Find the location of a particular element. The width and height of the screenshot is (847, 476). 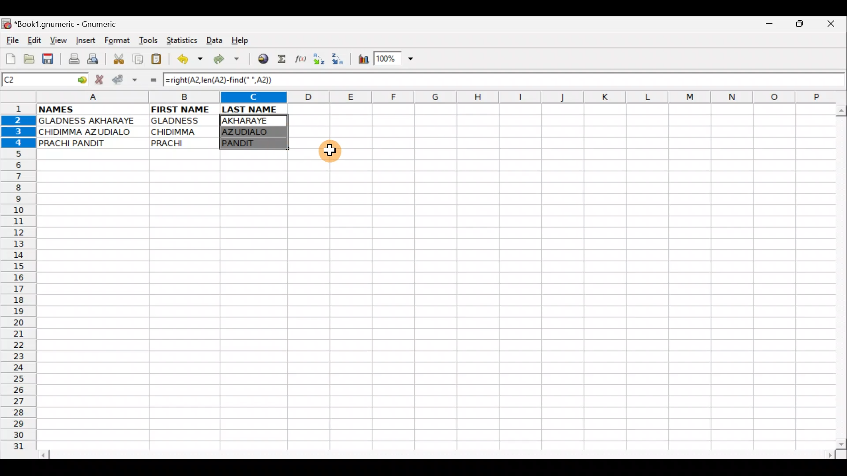

PANDIT is located at coordinates (251, 144).